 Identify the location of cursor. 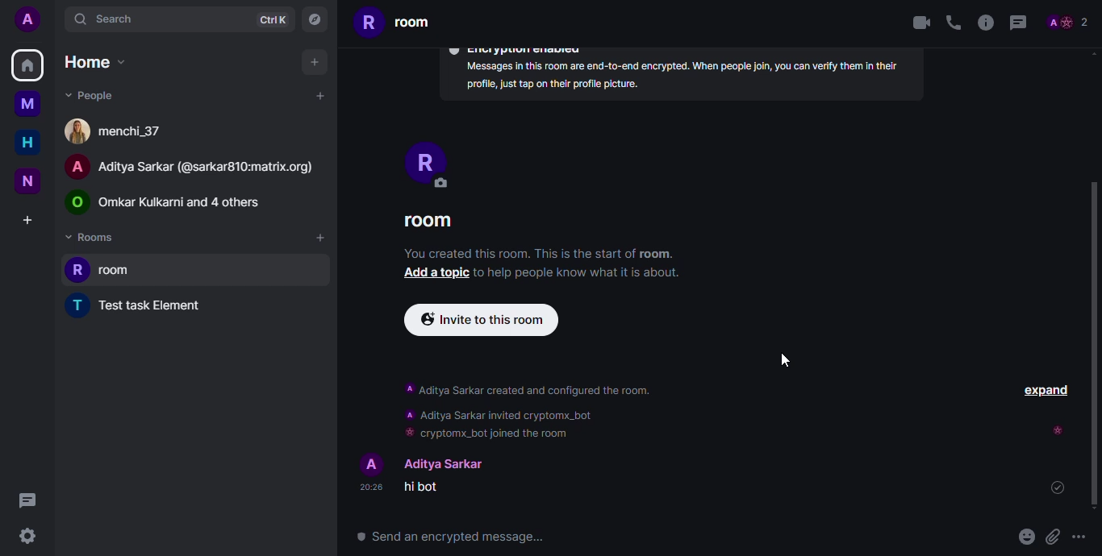
(787, 363).